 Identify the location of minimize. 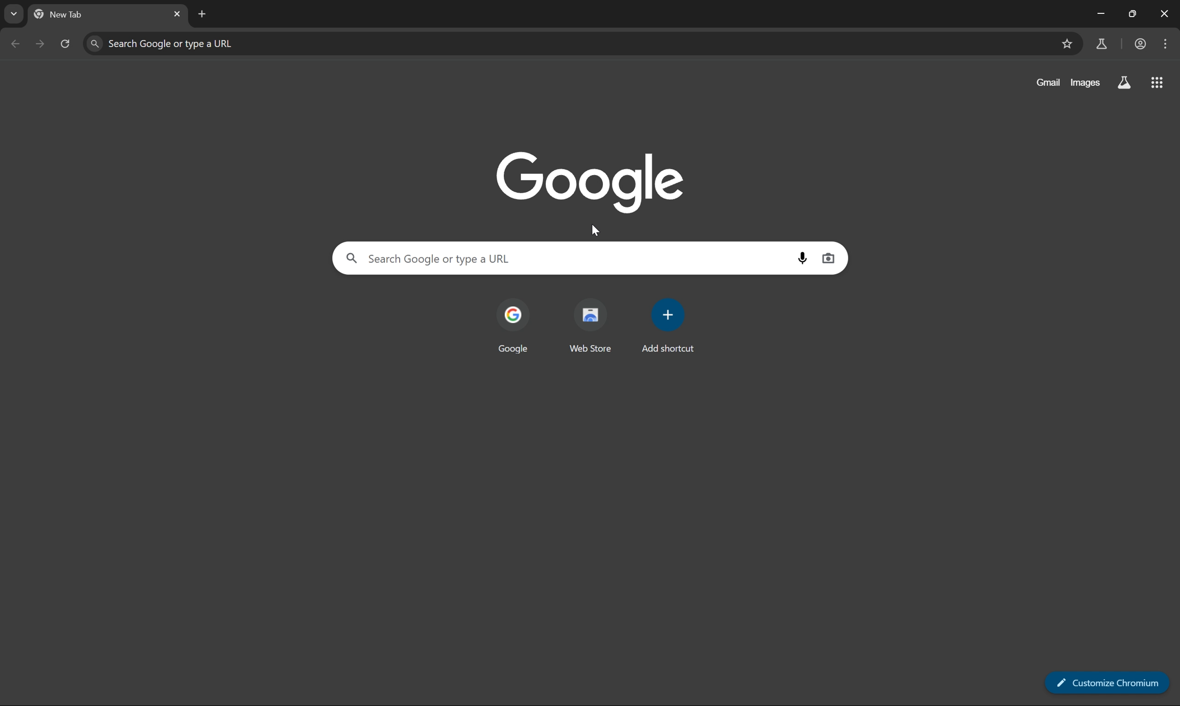
(1099, 14).